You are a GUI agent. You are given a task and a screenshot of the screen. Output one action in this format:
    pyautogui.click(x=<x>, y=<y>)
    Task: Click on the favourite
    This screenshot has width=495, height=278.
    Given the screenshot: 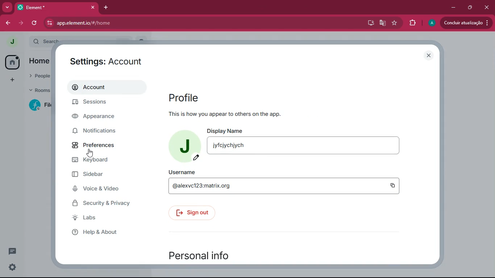 What is the action you would take?
    pyautogui.click(x=394, y=24)
    